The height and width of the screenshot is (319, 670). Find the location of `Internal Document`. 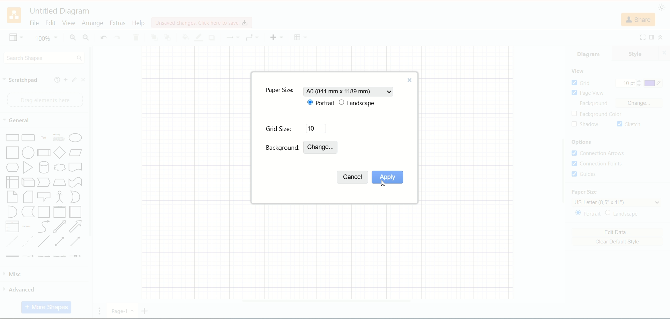

Internal Document is located at coordinates (13, 182).